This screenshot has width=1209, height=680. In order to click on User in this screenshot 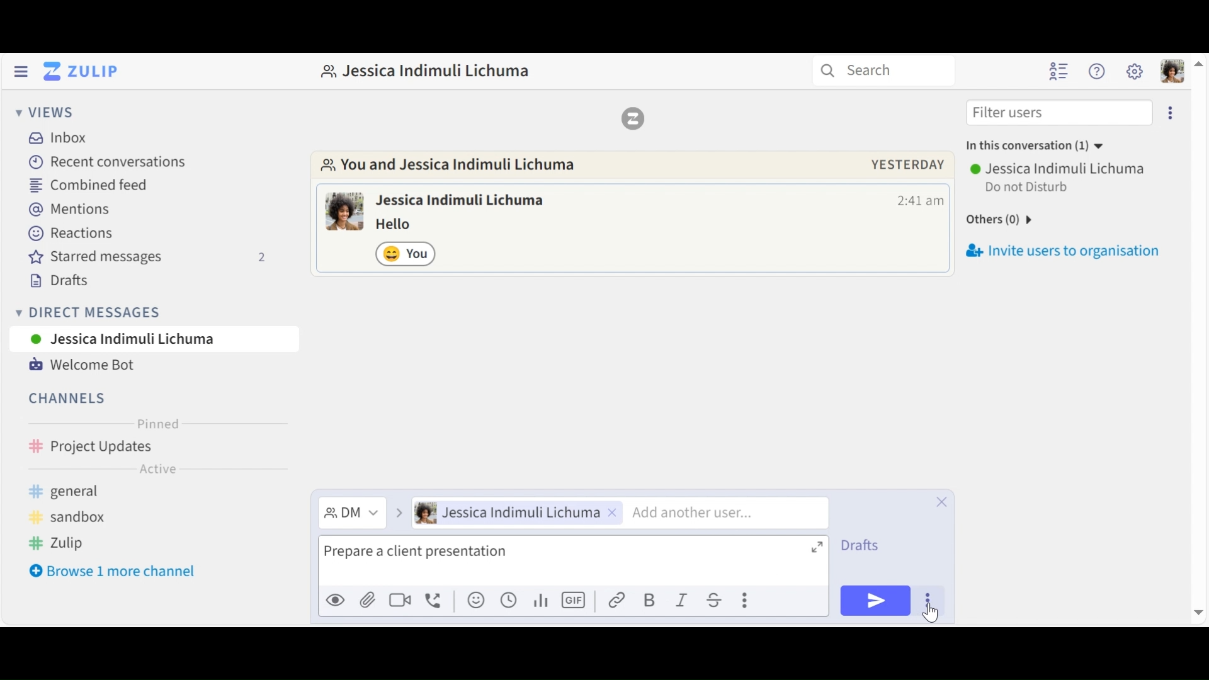, I will do `click(513, 514)`.